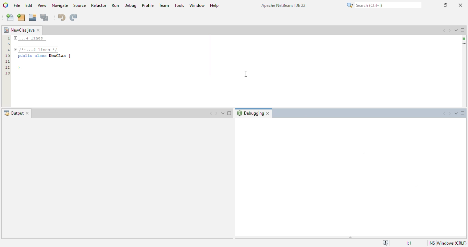 This screenshot has width=468, height=247. What do you see at coordinates (208, 114) in the screenshot?
I see `Previous` at bounding box center [208, 114].